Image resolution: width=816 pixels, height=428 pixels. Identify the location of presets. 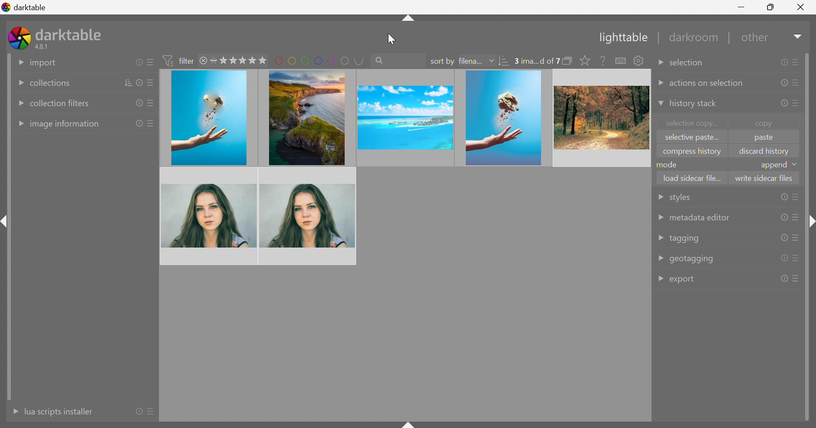
(149, 104).